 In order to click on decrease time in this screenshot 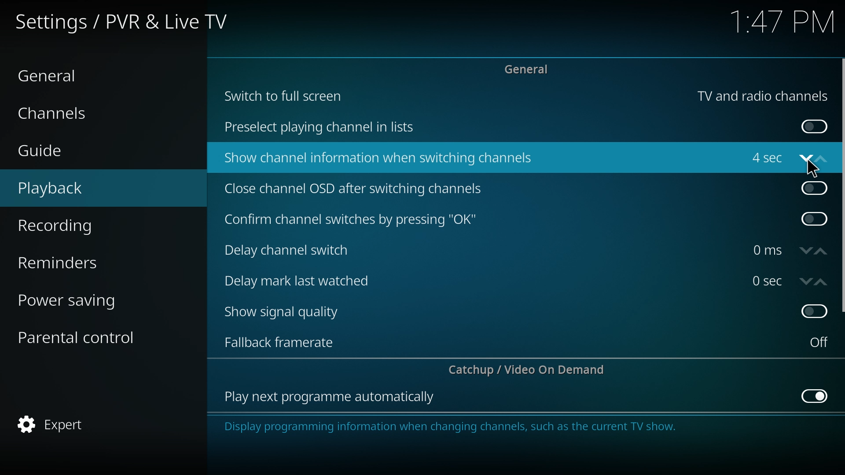, I will do `click(806, 281)`.